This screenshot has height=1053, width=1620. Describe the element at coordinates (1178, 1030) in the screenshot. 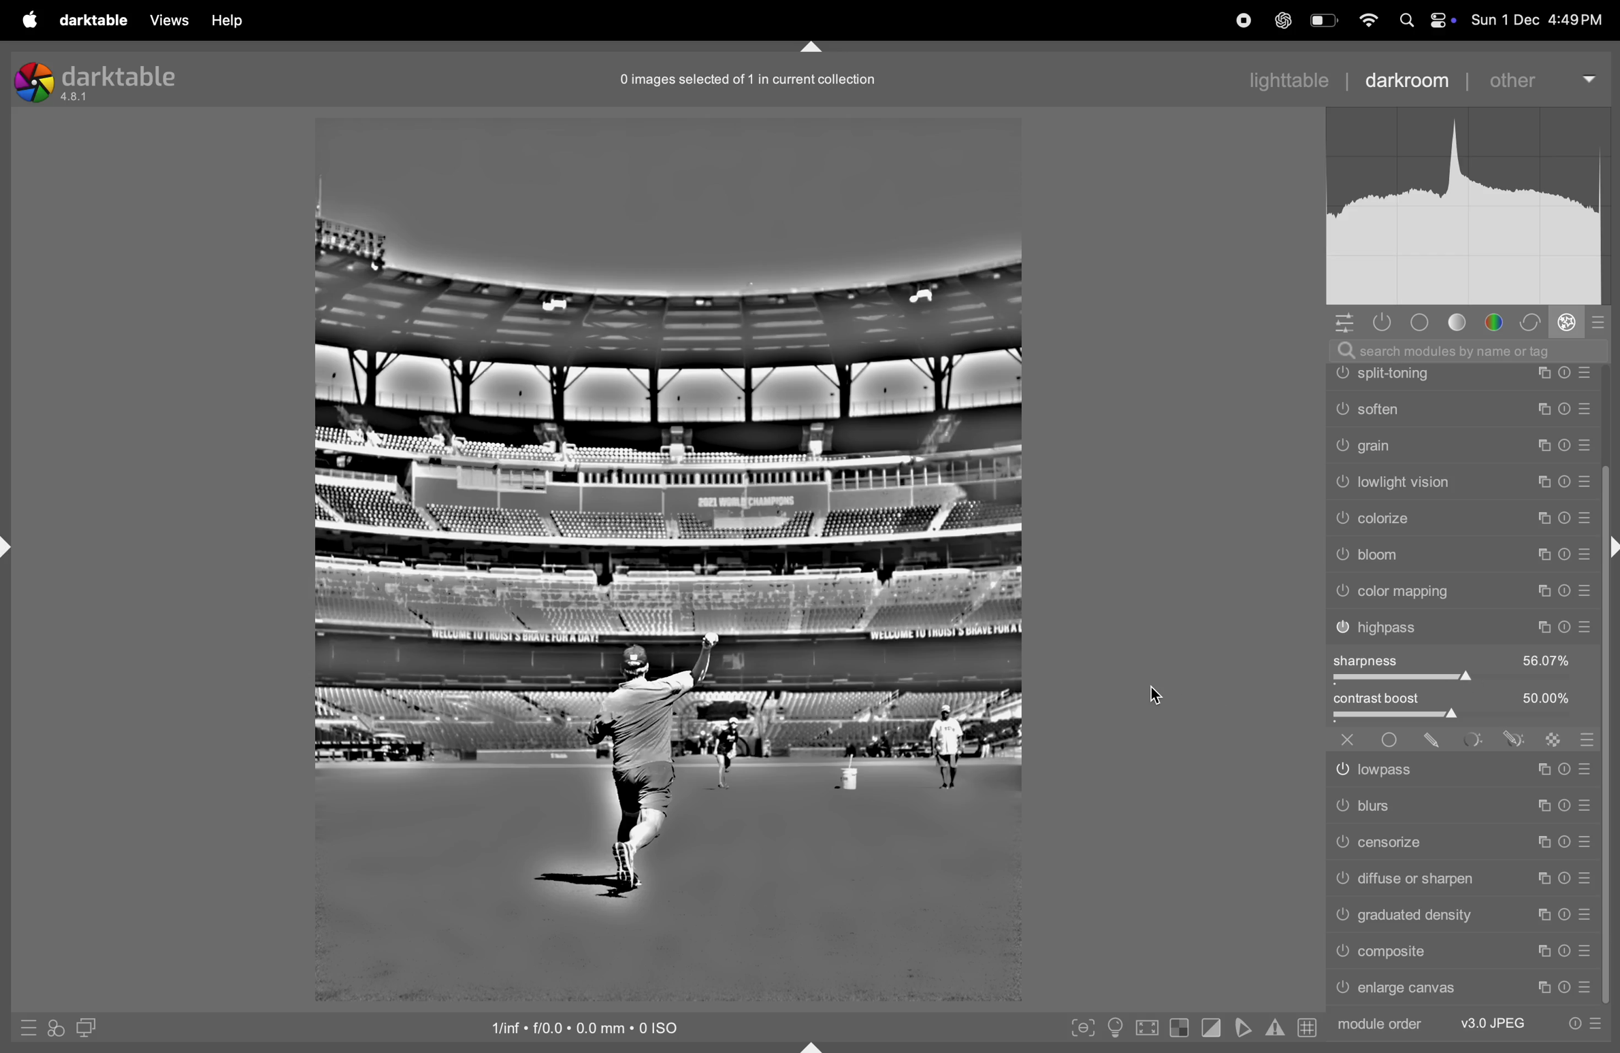

I see `toggle raw indication exposure` at that location.